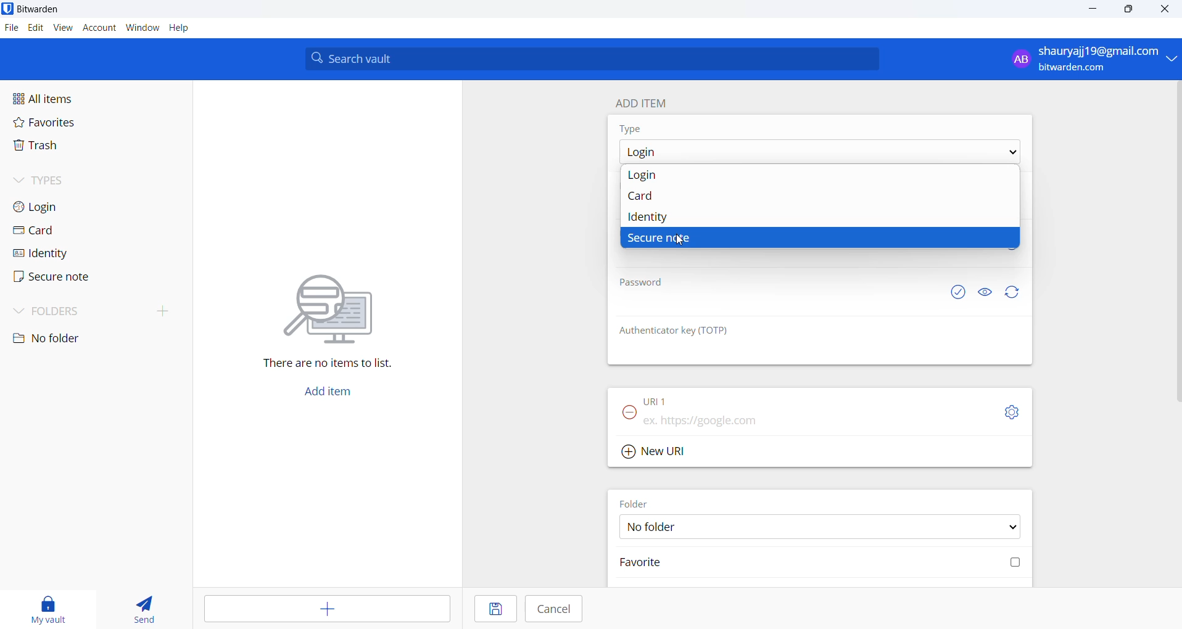 This screenshot has width=1182, height=629. I want to click on Add new URL button, so click(649, 453).